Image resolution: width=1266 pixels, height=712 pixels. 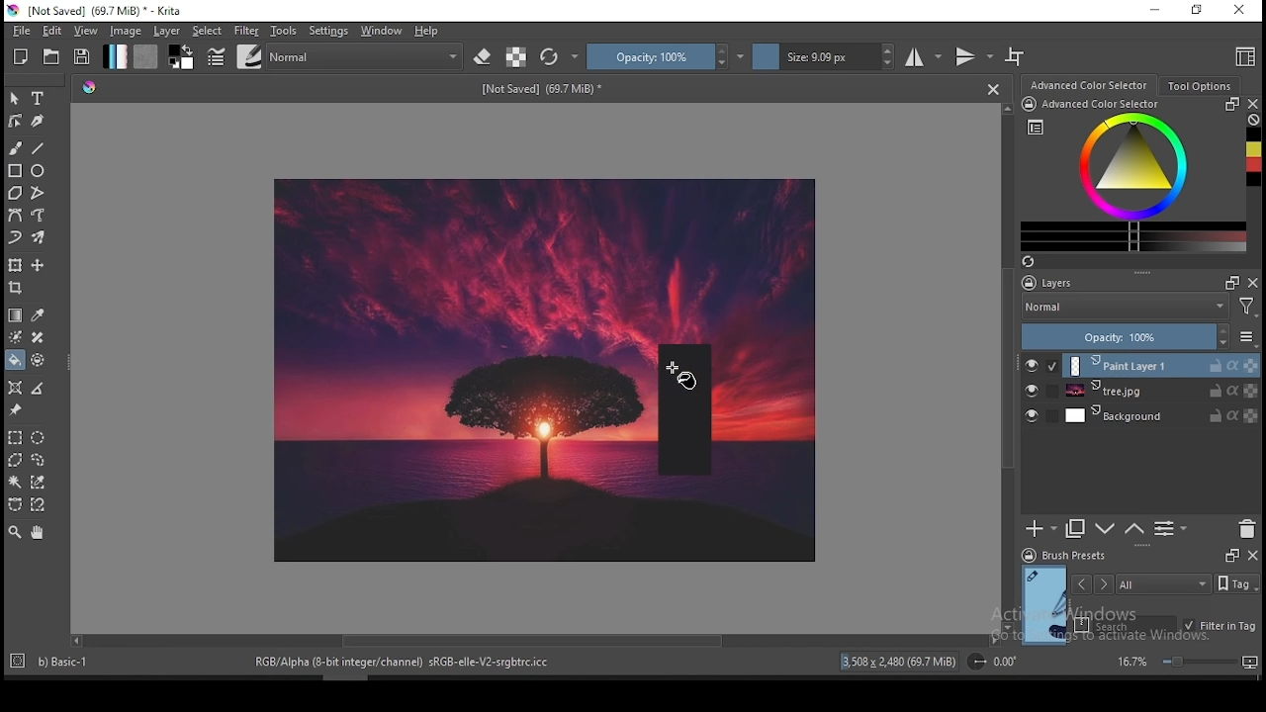 What do you see at coordinates (16, 410) in the screenshot?
I see `reference images tool` at bounding box center [16, 410].